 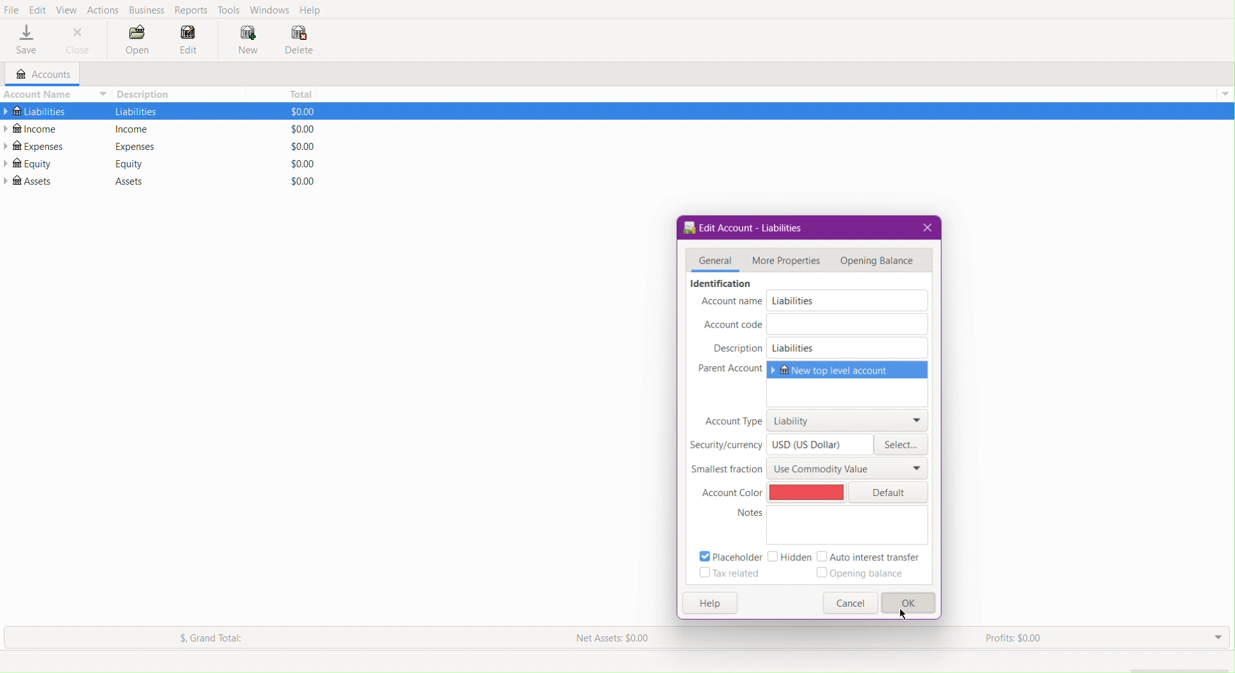 What do you see at coordinates (847, 527) in the screenshot?
I see `Notes` at bounding box center [847, 527].